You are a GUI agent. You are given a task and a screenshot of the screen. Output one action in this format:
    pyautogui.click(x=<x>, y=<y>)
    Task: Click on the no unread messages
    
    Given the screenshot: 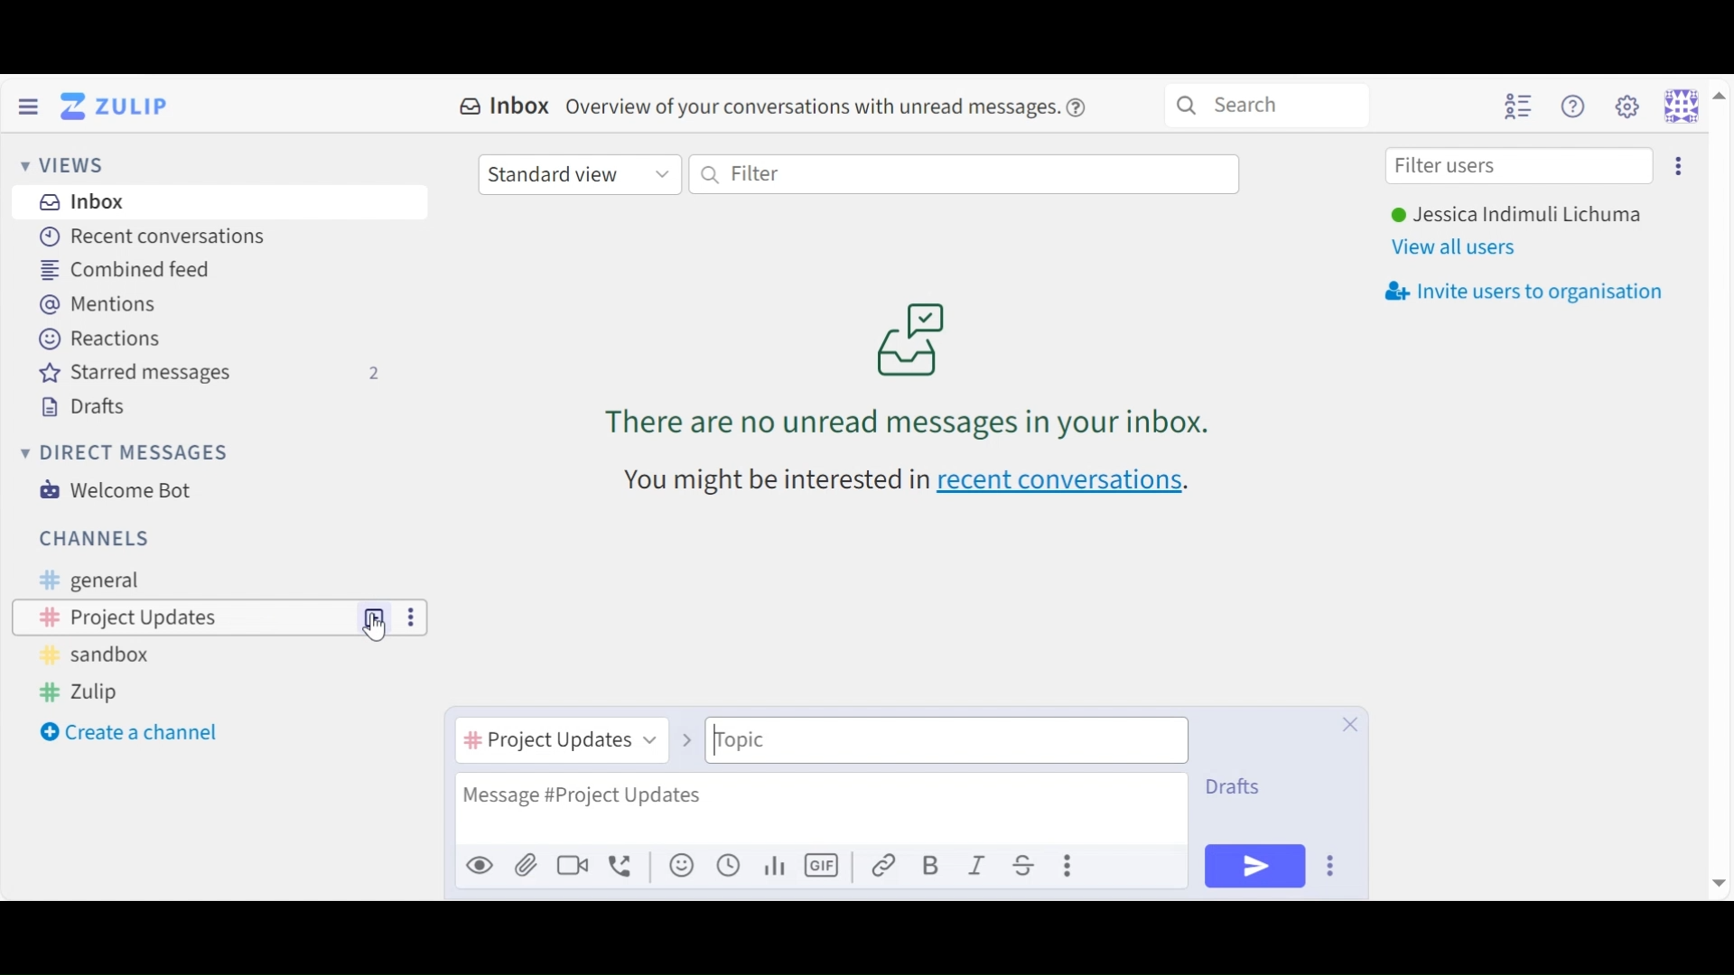 What is the action you would take?
    pyautogui.click(x=912, y=367)
    